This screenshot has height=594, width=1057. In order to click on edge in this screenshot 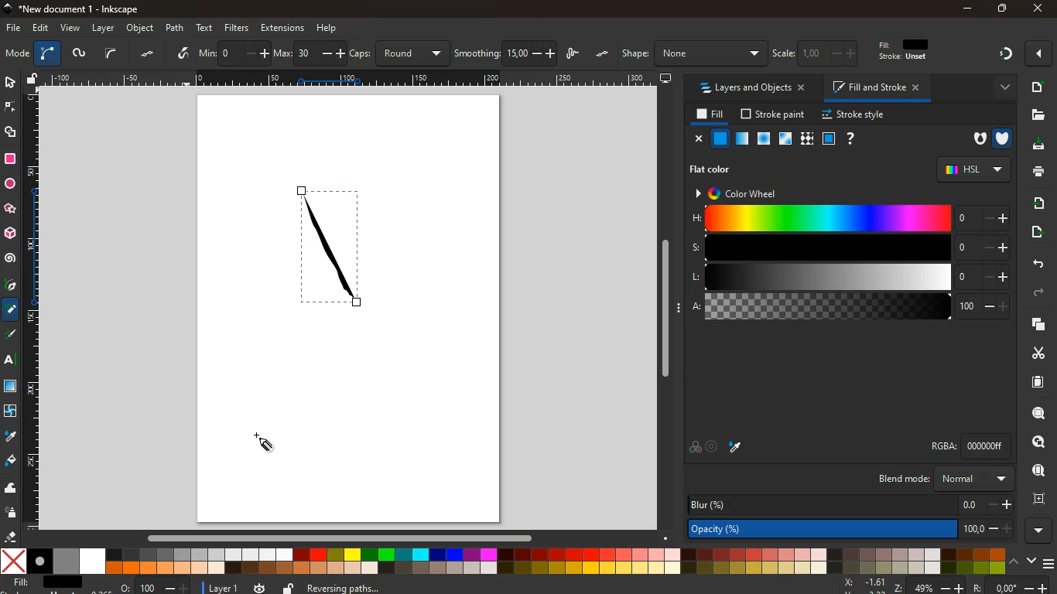, I will do `click(11, 110)`.